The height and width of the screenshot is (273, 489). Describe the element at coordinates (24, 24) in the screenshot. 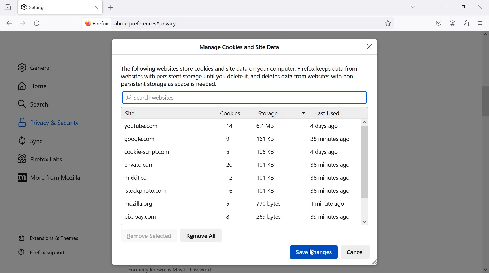

I see `go forward one page` at that location.